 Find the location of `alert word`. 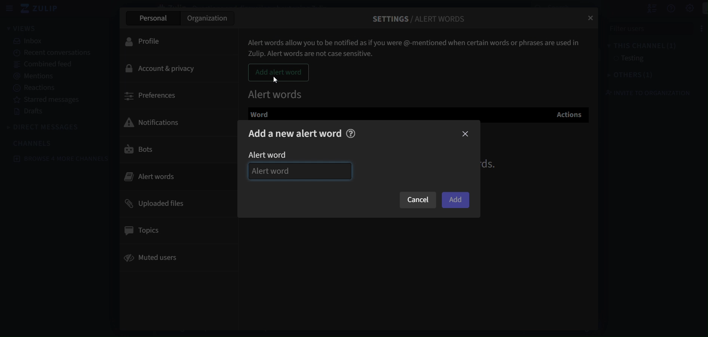

alert word is located at coordinates (274, 155).